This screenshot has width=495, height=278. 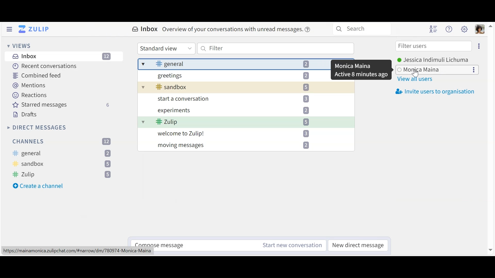 What do you see at coordinates (31, 95) in the screenshot?
I see `Reactions` at bounding box center [31, 95].